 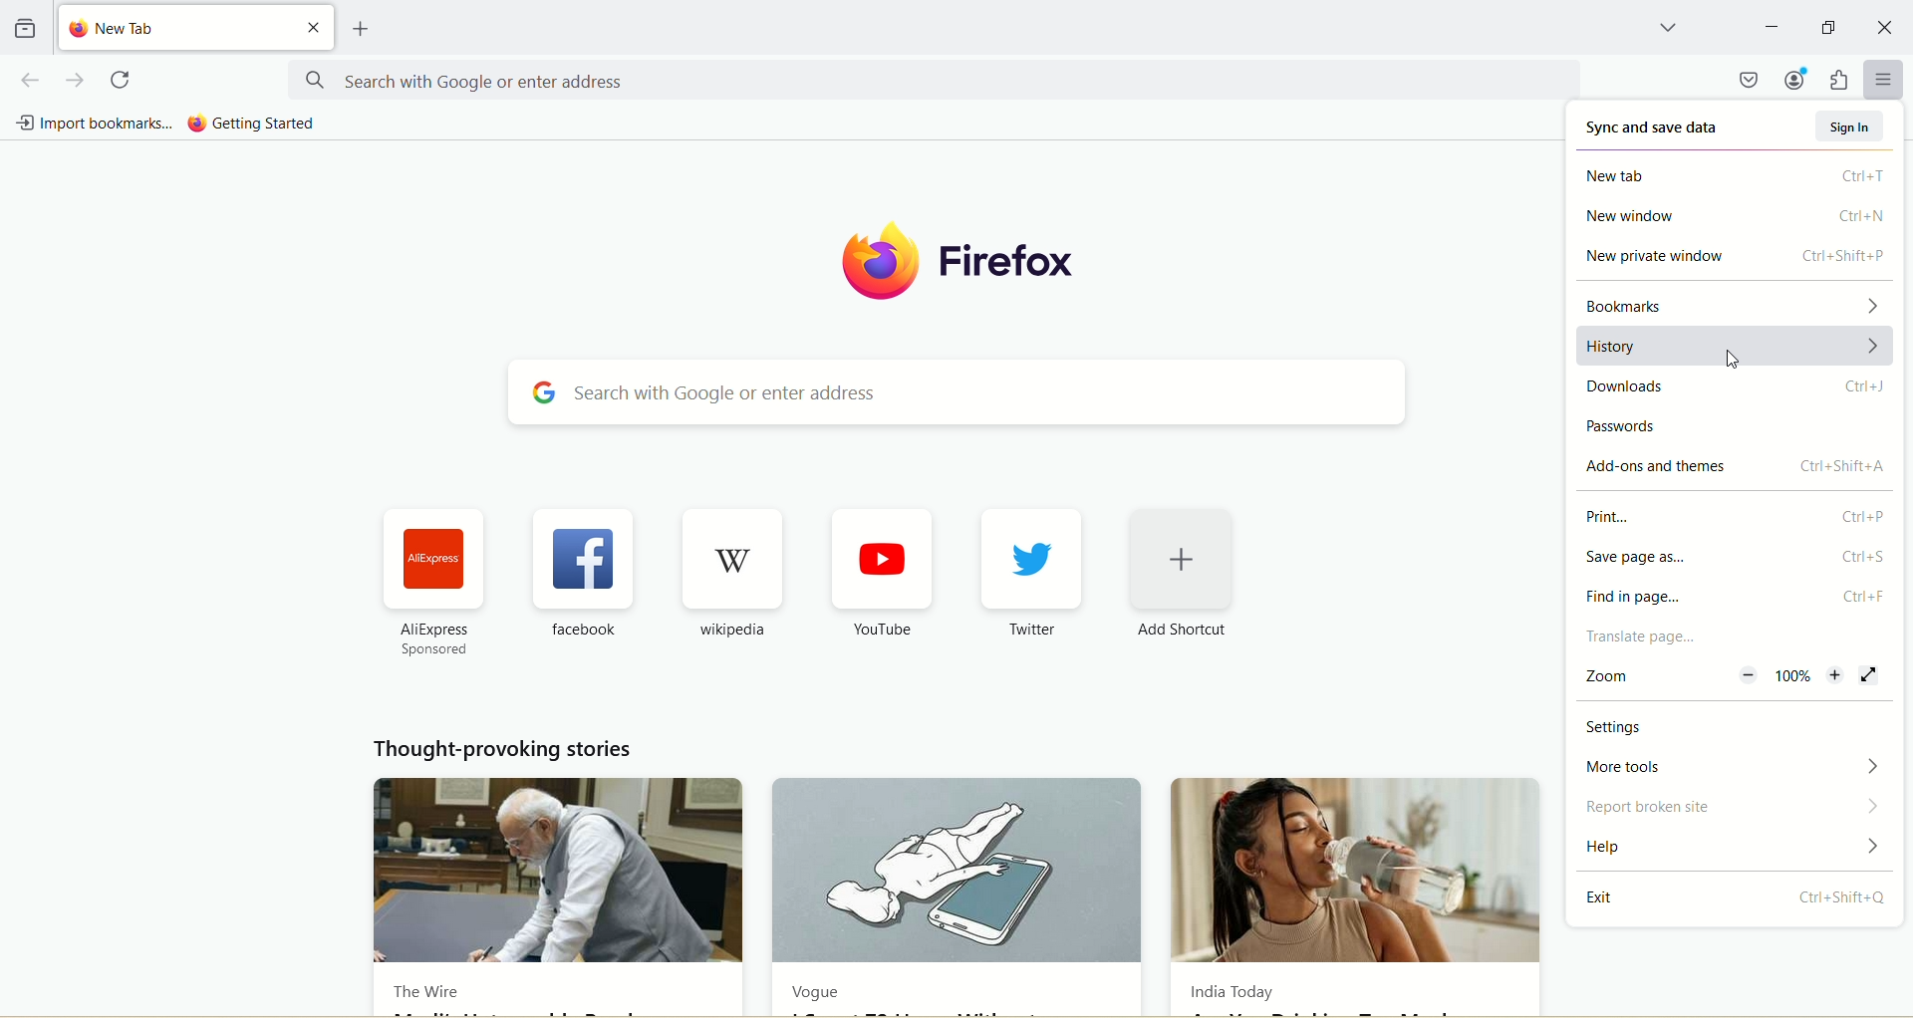 I want to click on wikipedia, so click(x=732, y=560).